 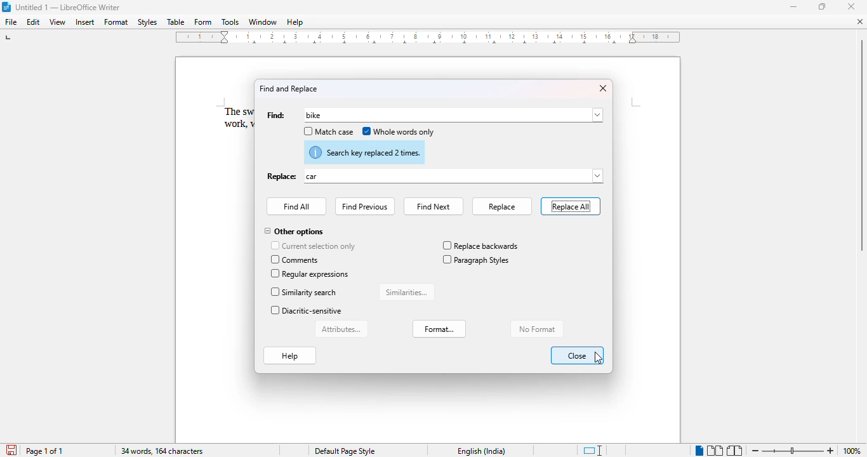 I want to click on cursor, so click(x=491, y=133).